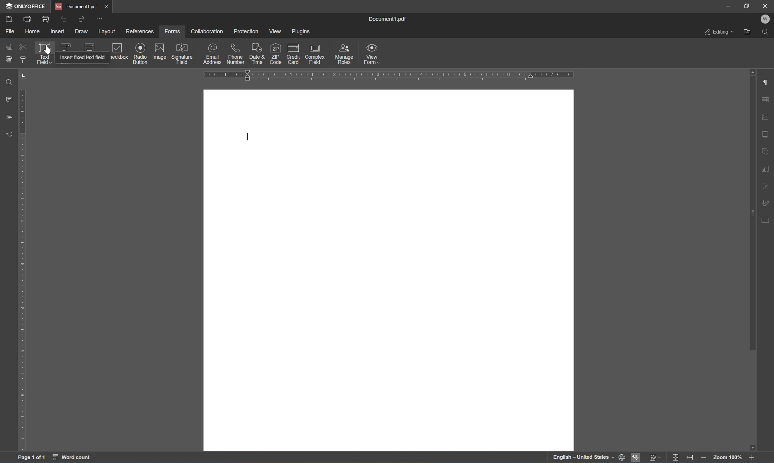 Image resolution: width=774 pixels, height=463 pixels. Describe the element at coordinates (58, 32) in the screenshot. I see `insert` at that location.